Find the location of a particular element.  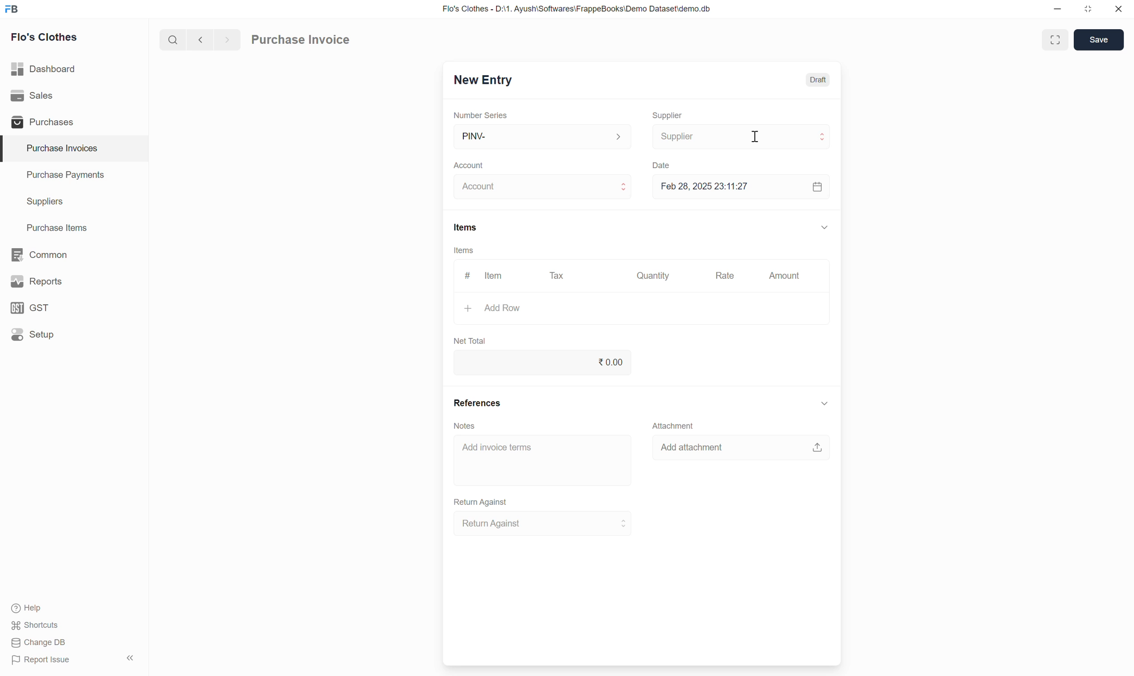

Return Against is located at coordinates (482, 502).